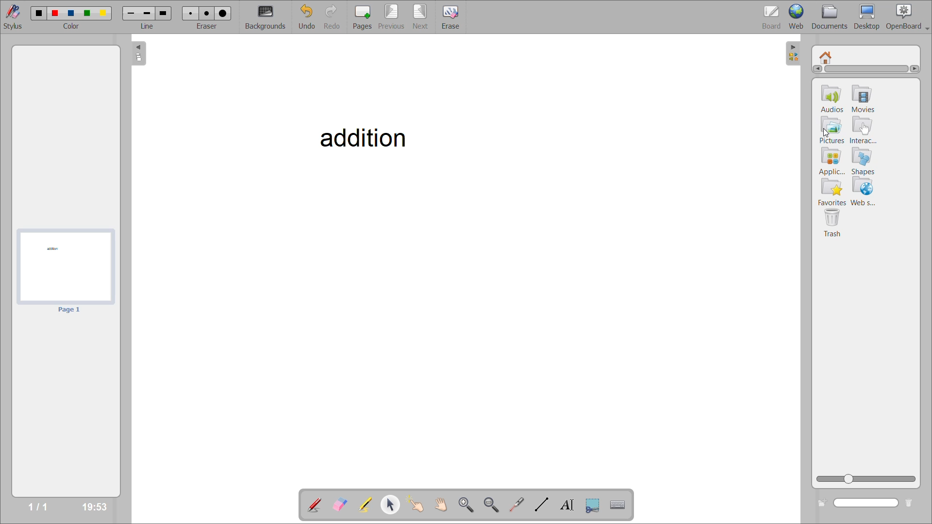  Describe the element at coordinates (543, 506) in the screenshot. I see `draw lines` at that location.